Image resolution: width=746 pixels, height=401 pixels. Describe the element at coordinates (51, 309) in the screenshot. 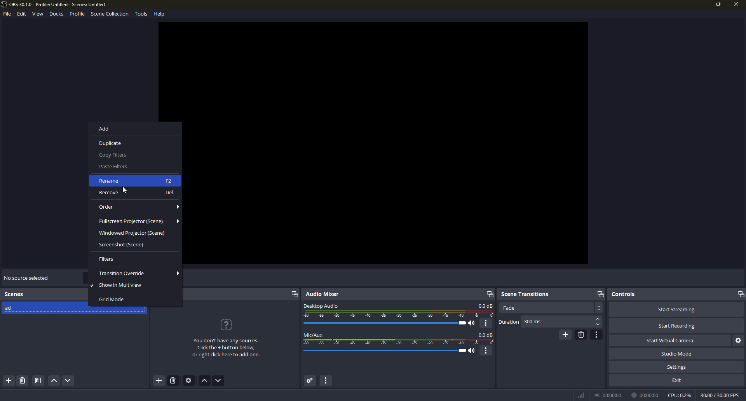

I see `selected scene` at that location.